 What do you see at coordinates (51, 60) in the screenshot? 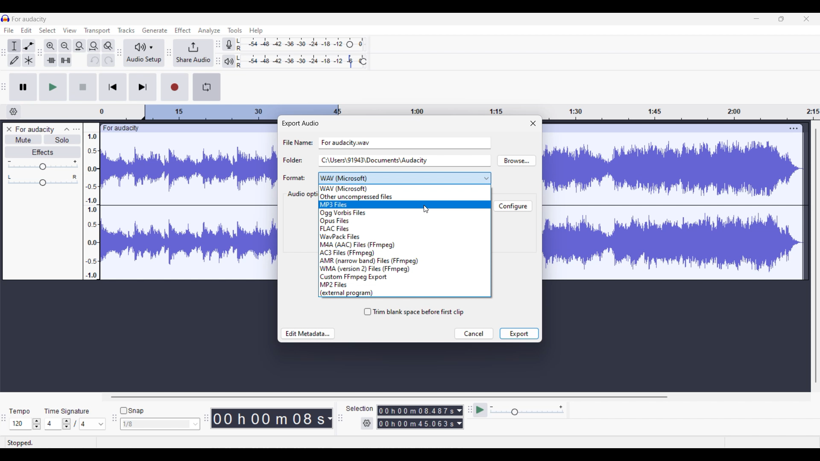
I see `Trim audio outside selection` at bounding box center [51, 60].